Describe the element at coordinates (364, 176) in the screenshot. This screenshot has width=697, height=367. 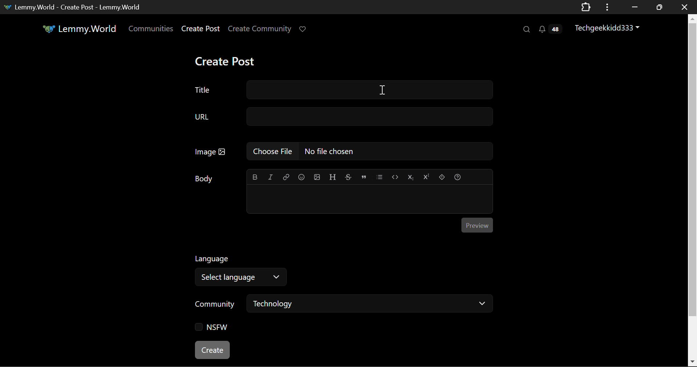
I see `quote` at that location.